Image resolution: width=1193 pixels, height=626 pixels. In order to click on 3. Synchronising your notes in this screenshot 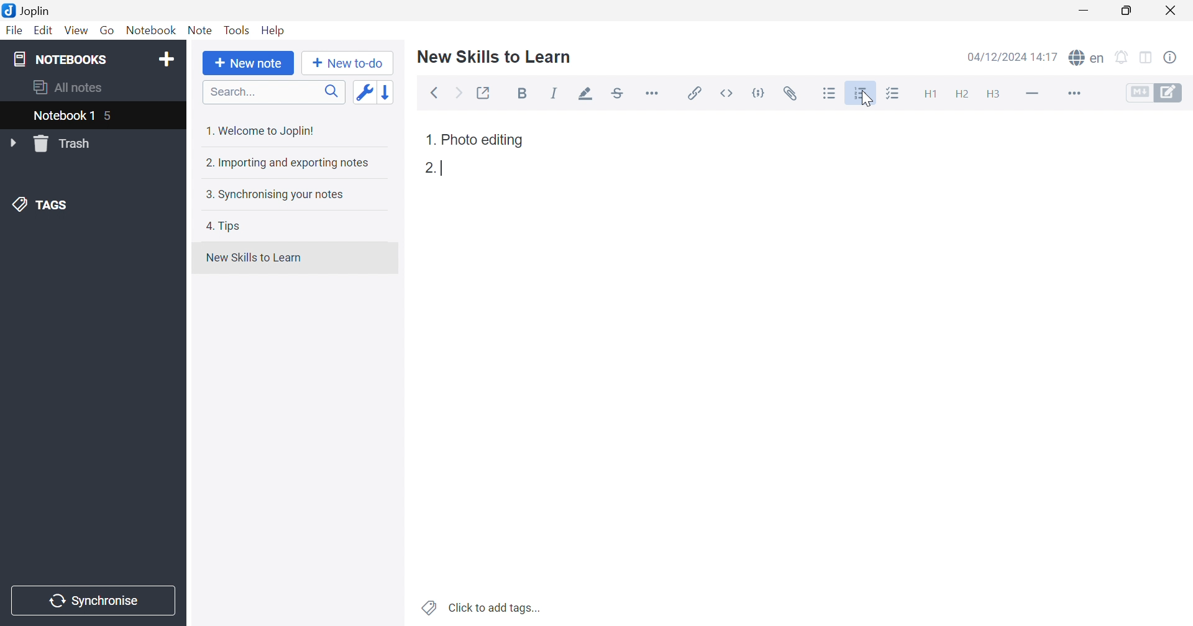, I will do `click(272, 194)`.